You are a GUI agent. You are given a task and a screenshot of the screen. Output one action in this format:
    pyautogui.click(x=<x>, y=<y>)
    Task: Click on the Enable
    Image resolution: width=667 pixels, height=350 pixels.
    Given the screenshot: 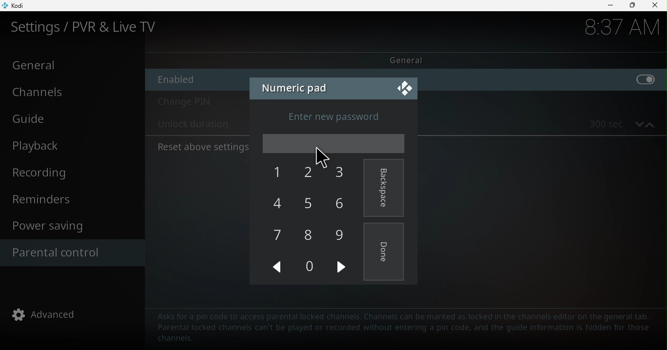 What is the action you would take?
    pyautogui.click(x=193, y=79)
    